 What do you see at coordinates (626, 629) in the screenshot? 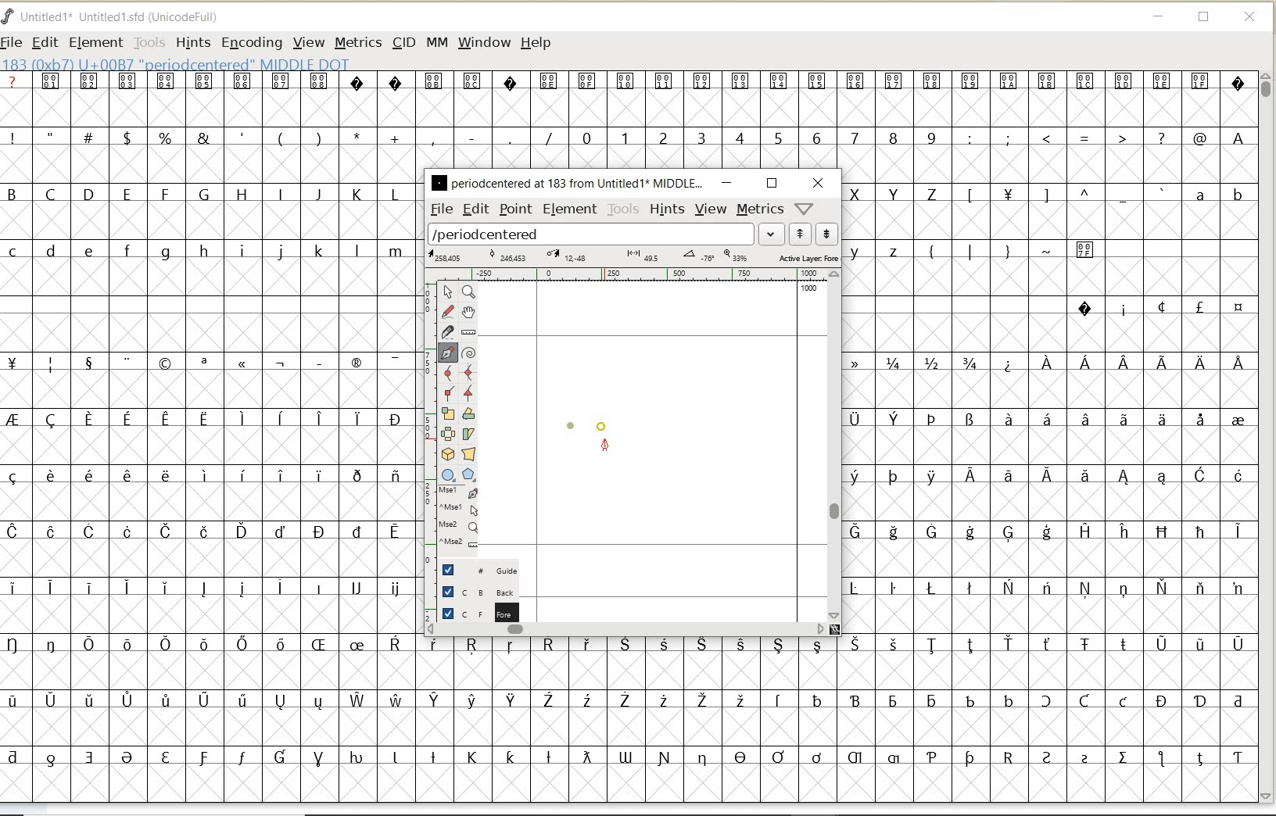
I see `scrollbar` at bounding box center [626, 629].